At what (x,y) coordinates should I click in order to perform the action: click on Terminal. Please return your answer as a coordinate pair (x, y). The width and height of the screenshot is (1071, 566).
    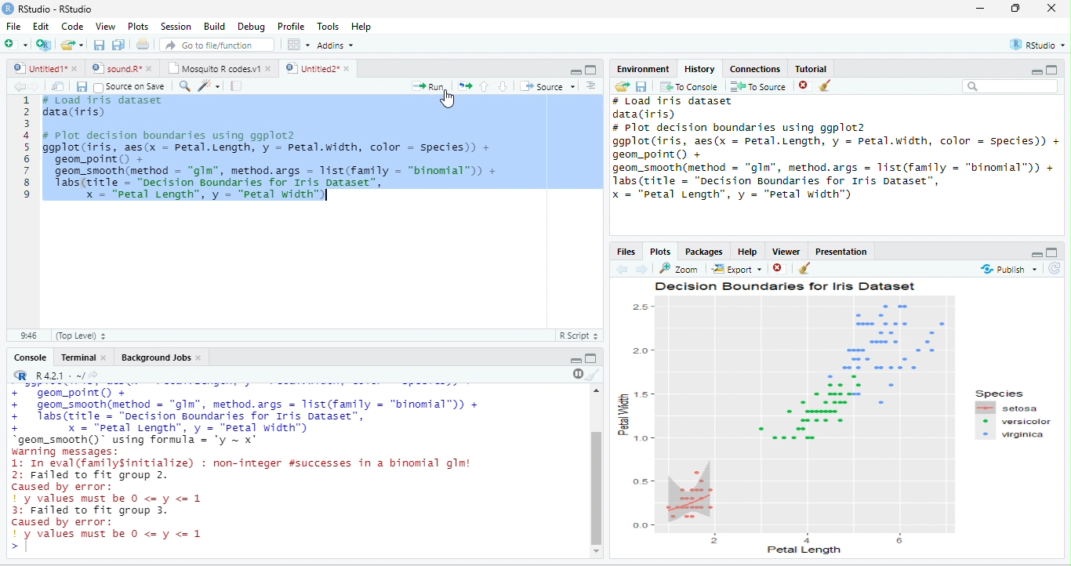
    Looking at the image, I should click on (76, 357).